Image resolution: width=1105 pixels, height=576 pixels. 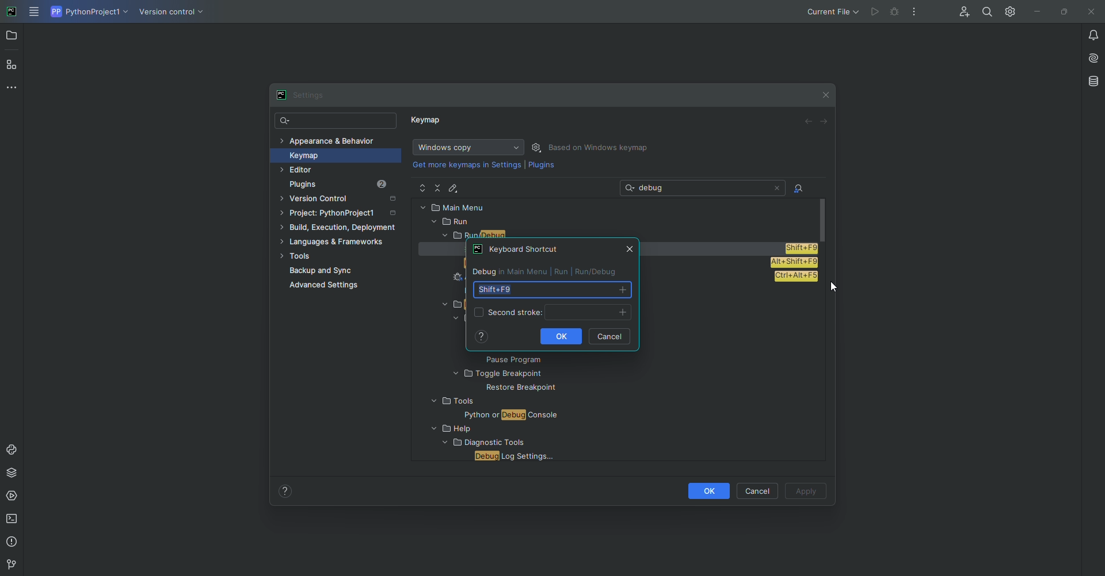 What do you see at coordinates (799, 189) in the screenshot?
I see `Find Actions` at bounding box center [799, 189].